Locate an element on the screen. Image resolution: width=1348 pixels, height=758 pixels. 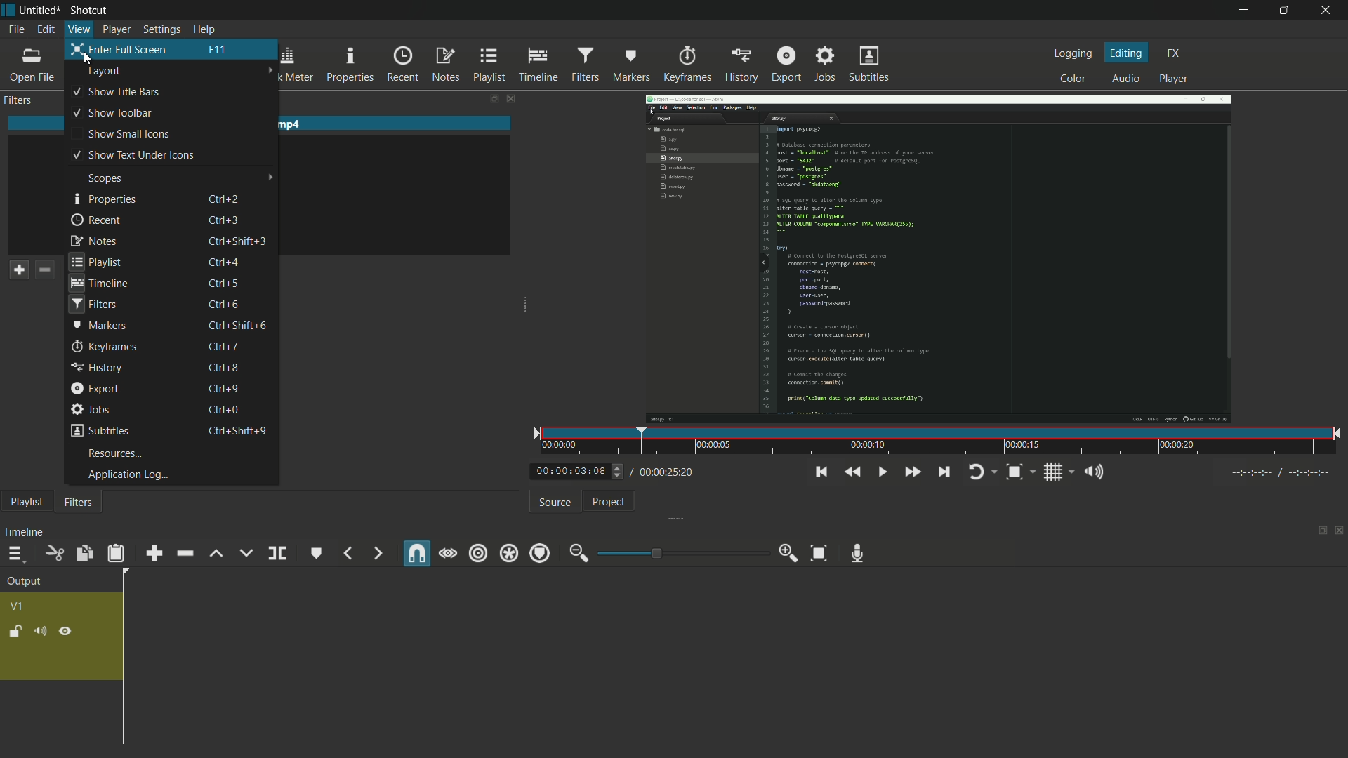
history is located at coordinates (95, 368).